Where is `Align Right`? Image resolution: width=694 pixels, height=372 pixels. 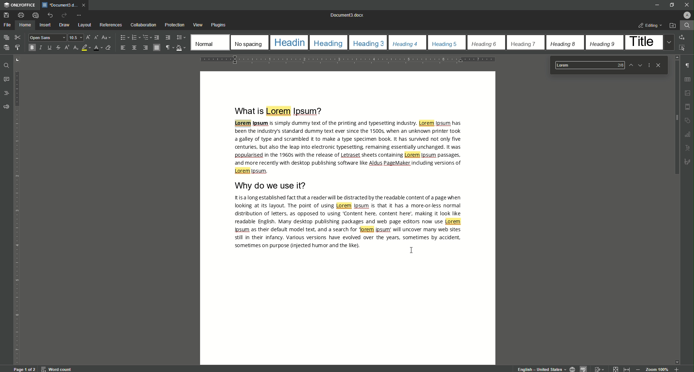 Align Right is located at coordinates (145, 48).